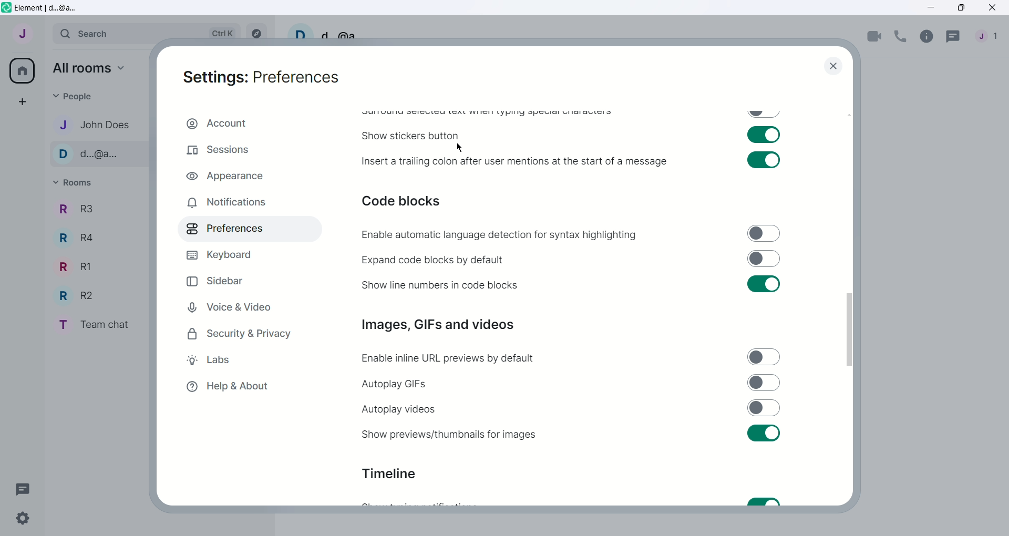  I want to click on Toggle switch on for insert a trailing colon after user mentions at the start of a message, so click(764, 160).